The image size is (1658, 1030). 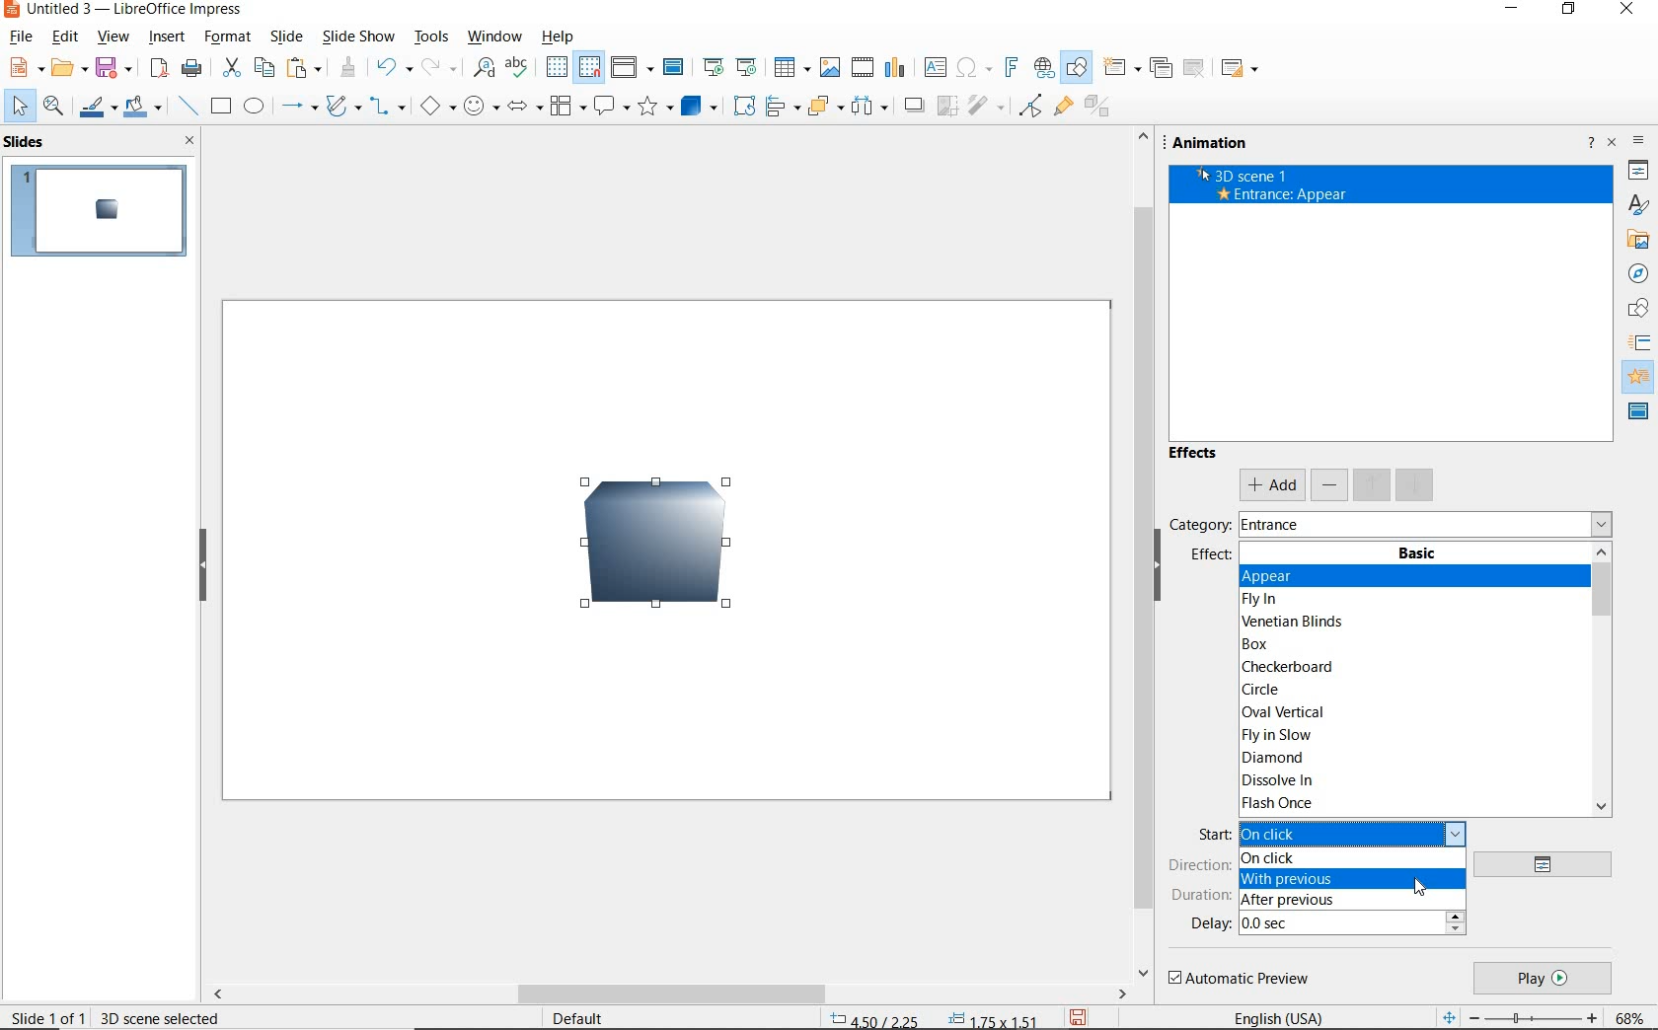 I want to click on toggle point edit mode, so click(x=1031, y=104).